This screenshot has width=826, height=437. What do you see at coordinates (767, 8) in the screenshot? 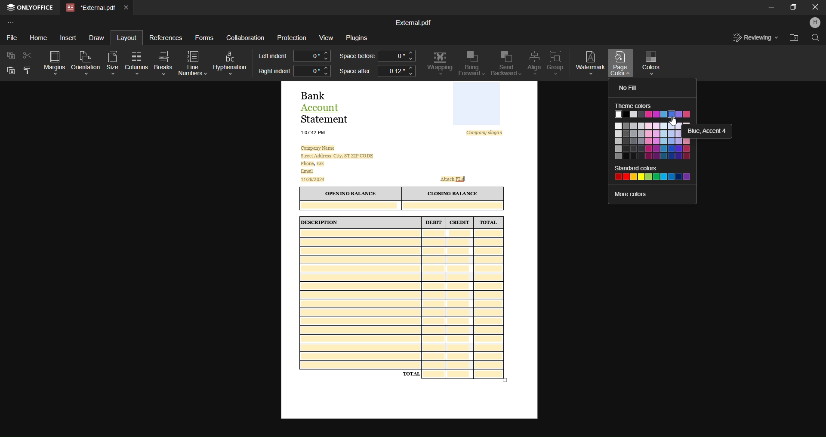
I see `Minimize` at bounding box center [767, 8].